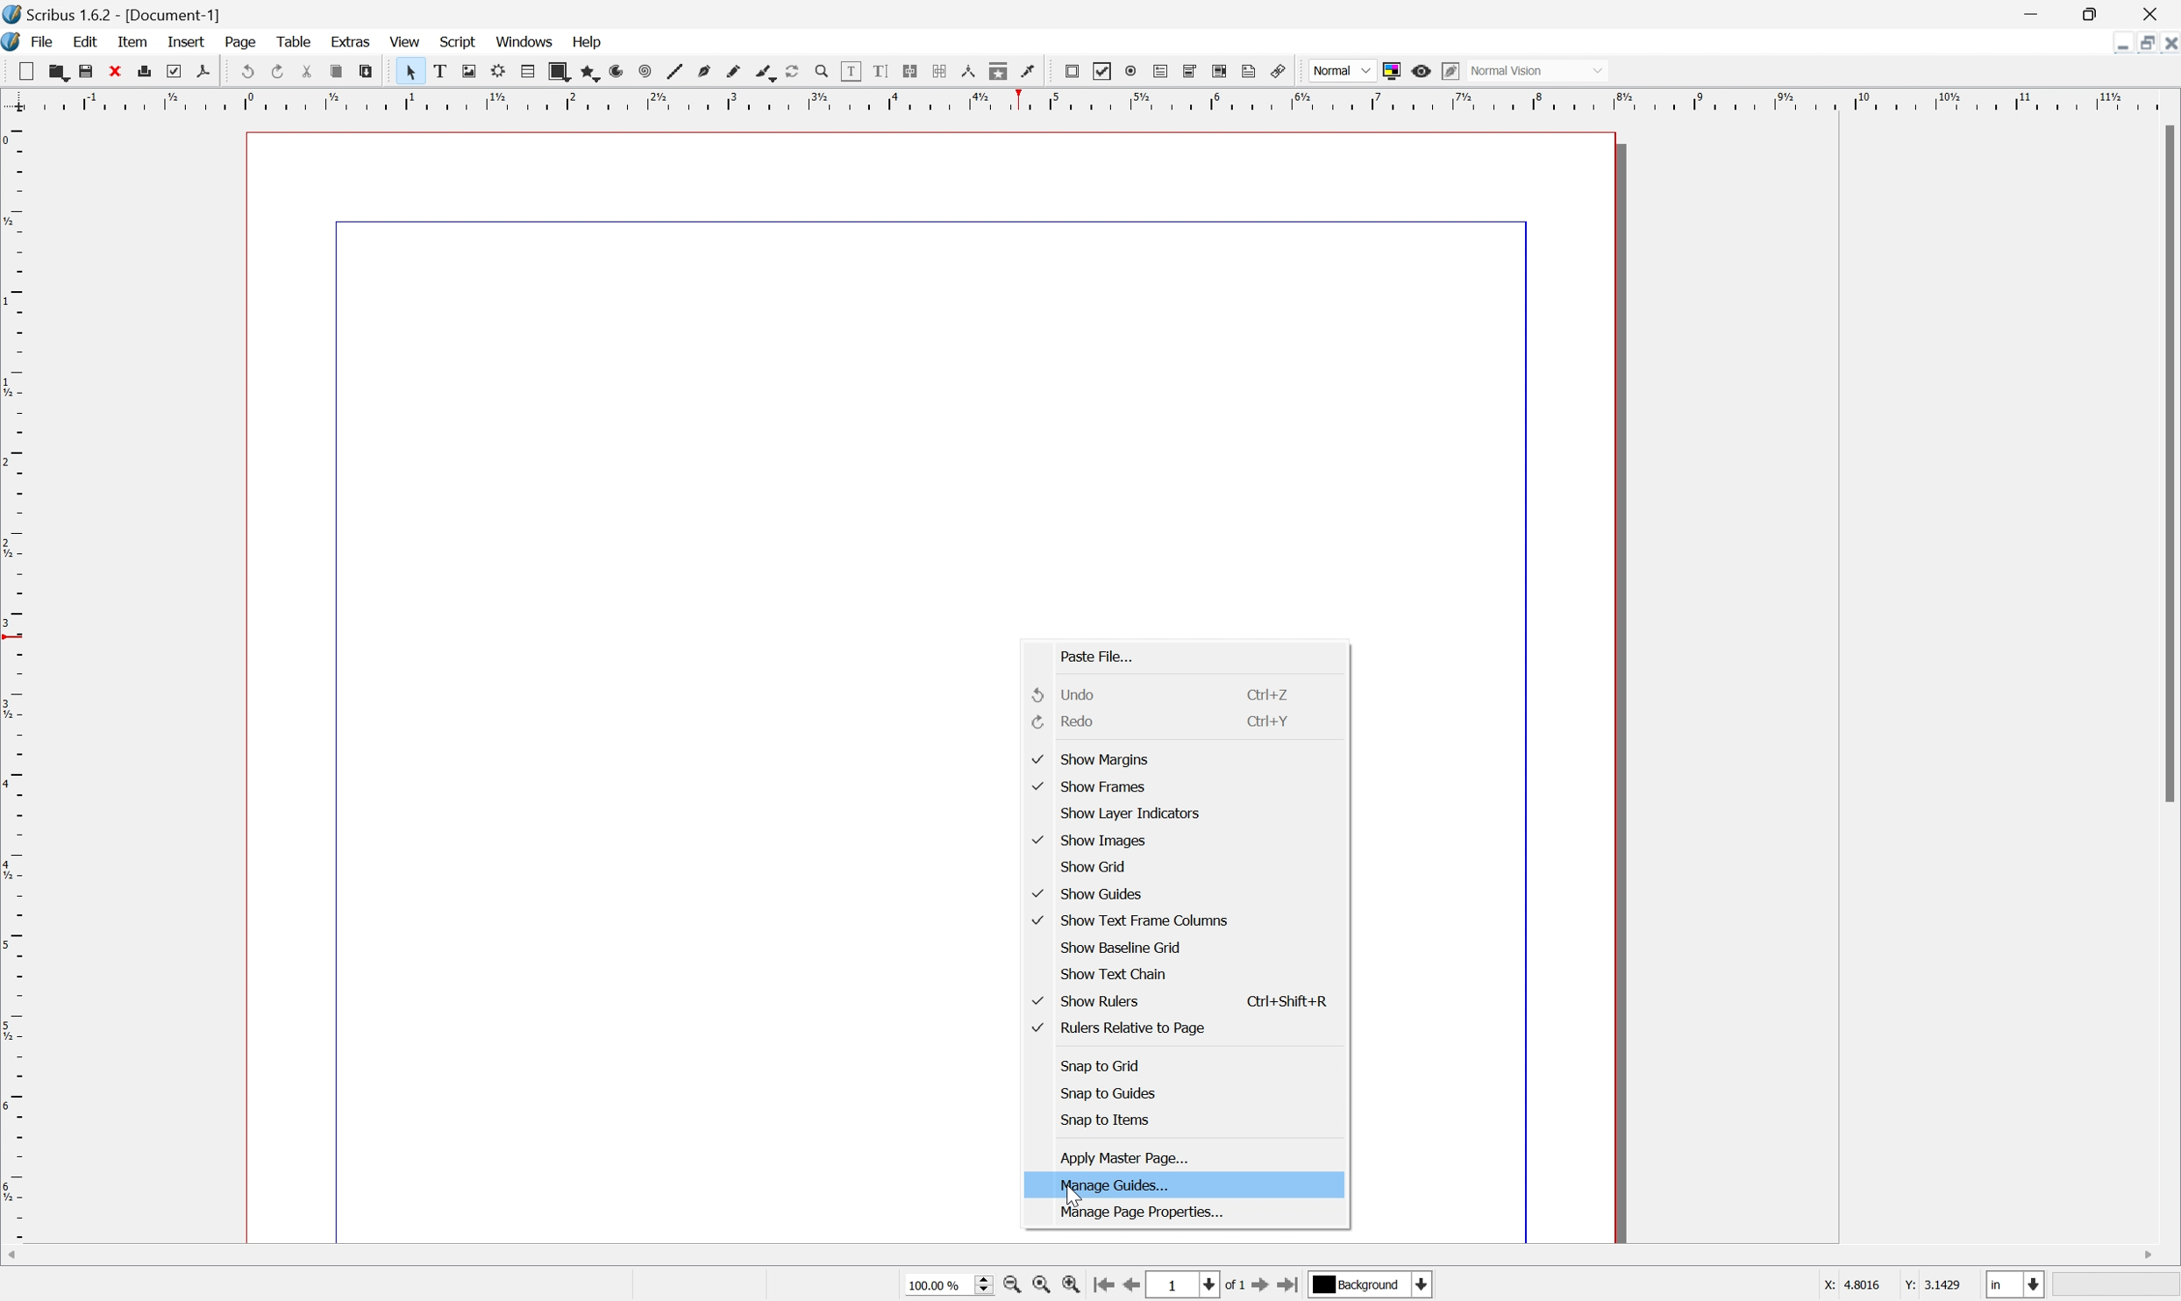 The height and width of the screenshot is (1301, 2181). What do you see at coordinates (2114, 43) in the screenshot?
I see `minimize` at bounding box center [2114, 43].